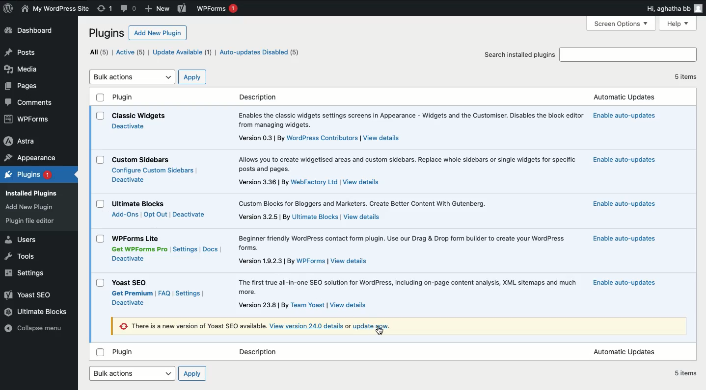  I want to click on Ultimate blocks, so click(37, 312).